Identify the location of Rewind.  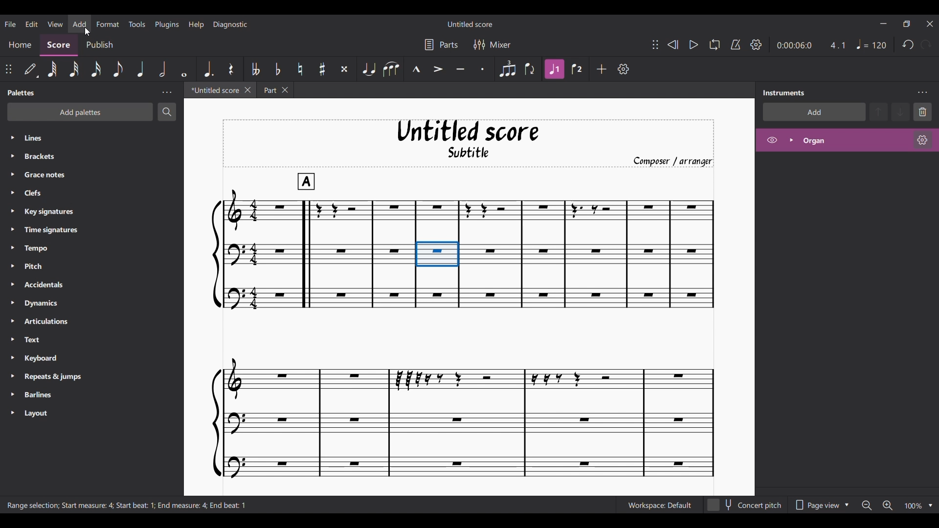
(673, 44).